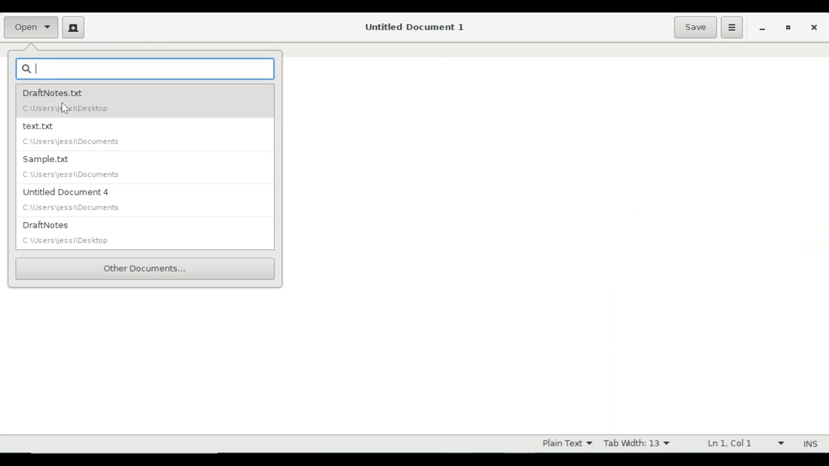 The width and height of the screenshot is (829, 466). I want to click on Close, so click(813, 26).